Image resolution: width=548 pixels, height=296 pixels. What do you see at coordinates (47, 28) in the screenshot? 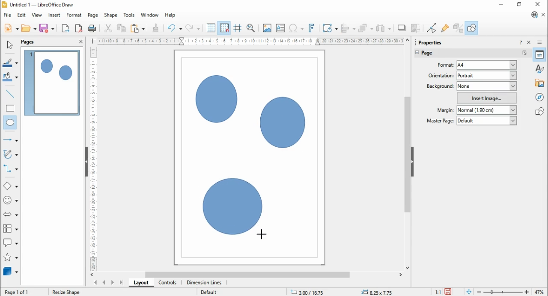
I see `save` at bounding box center [47, 28].